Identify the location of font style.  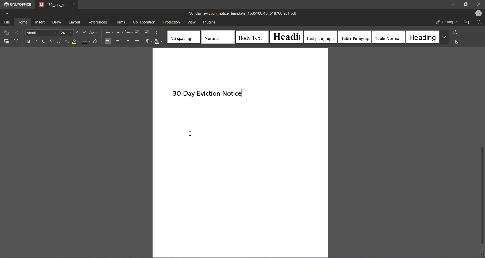
(41, 33).